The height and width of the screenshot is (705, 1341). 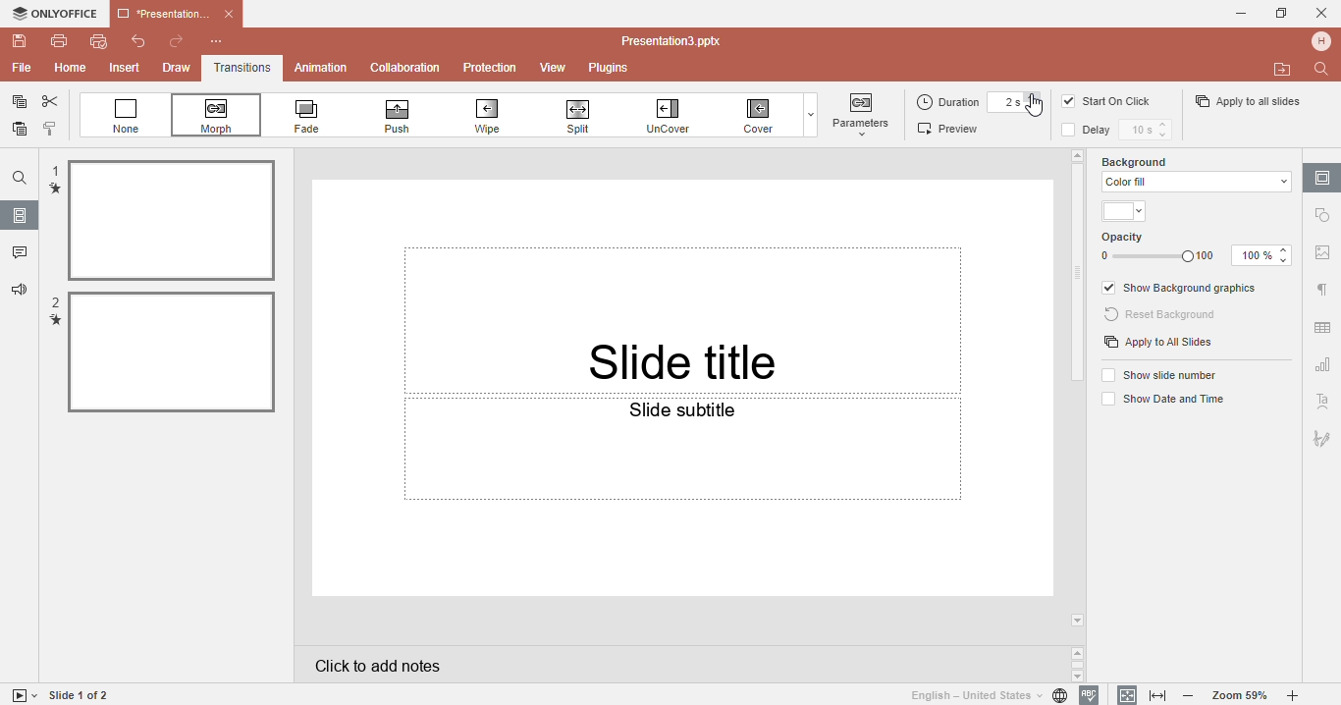 What do you see at coordinates (1193, 697) in the screenshot?
I see `Zoom out` at bounding box center [1193, 697].